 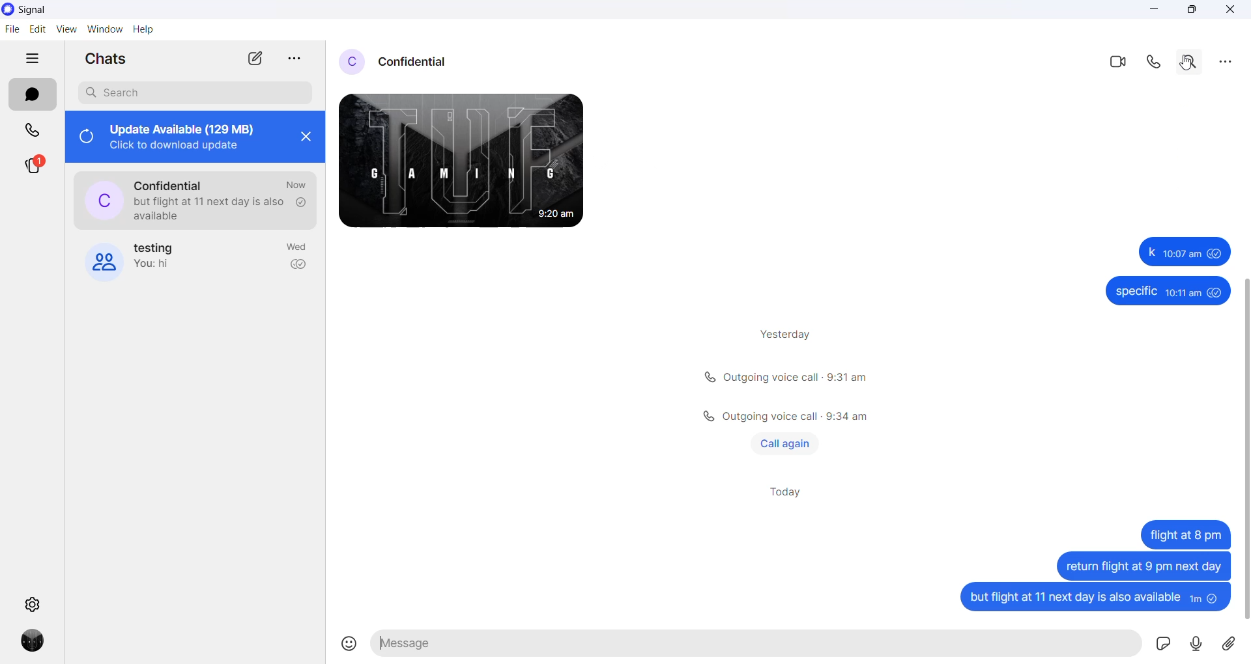 I want to click on received messages , so click(x=475, y=165).